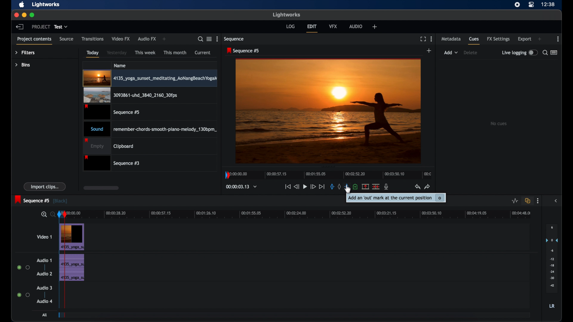 The width and height of the screenshot is (573, 322). I want to click on filters, so click(25, 53).